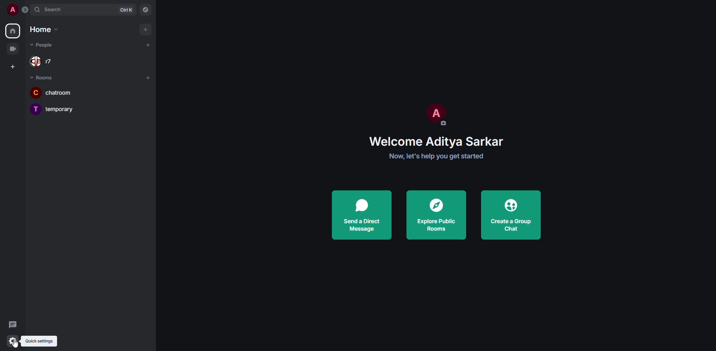  What do you see at coordinates (48, 45) in the screenshot?
I see `people` at bounding box center [48, 45].